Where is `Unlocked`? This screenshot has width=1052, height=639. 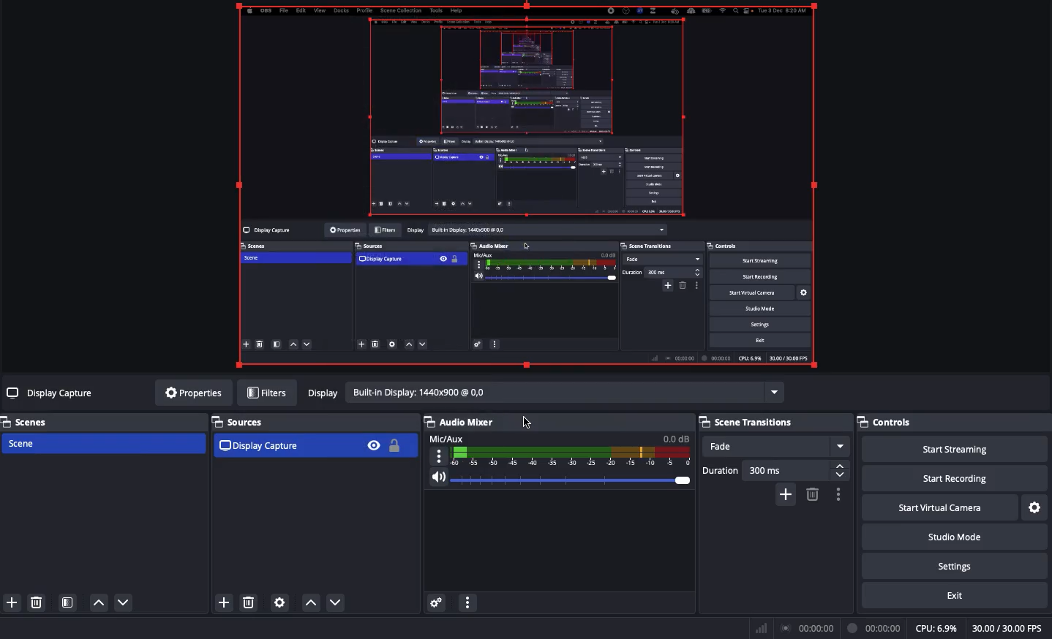
Unlocked is located at coordinates (394, 447).